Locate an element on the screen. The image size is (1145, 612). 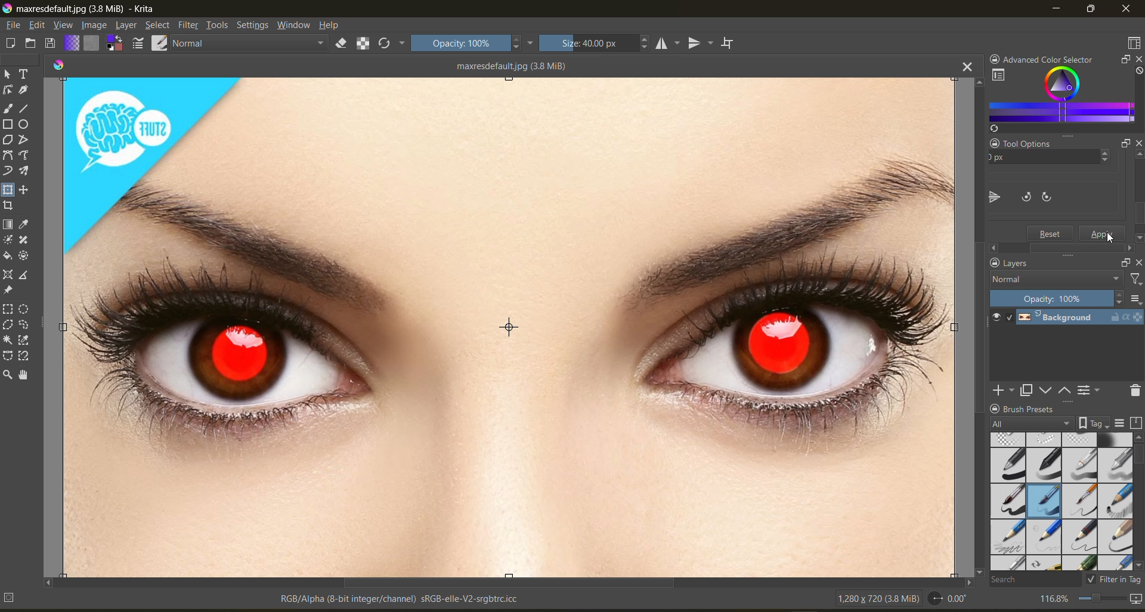
opacity is located at coordinates (1058, 298).